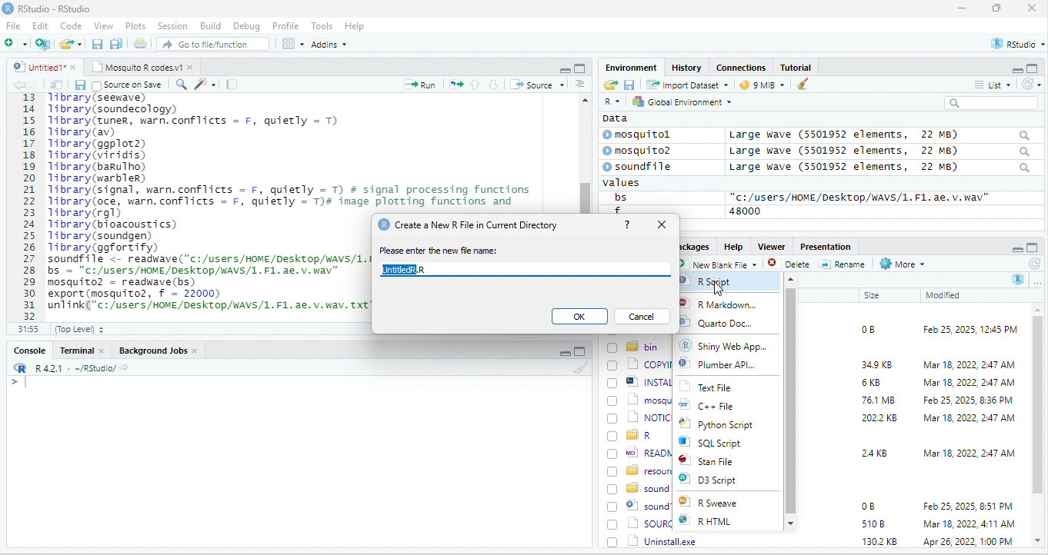 This screenshot has height=555, width=1048. What do you see at coordinates (628, 223) in the screenshot?
I see `?` at bounding box center [628, 223].